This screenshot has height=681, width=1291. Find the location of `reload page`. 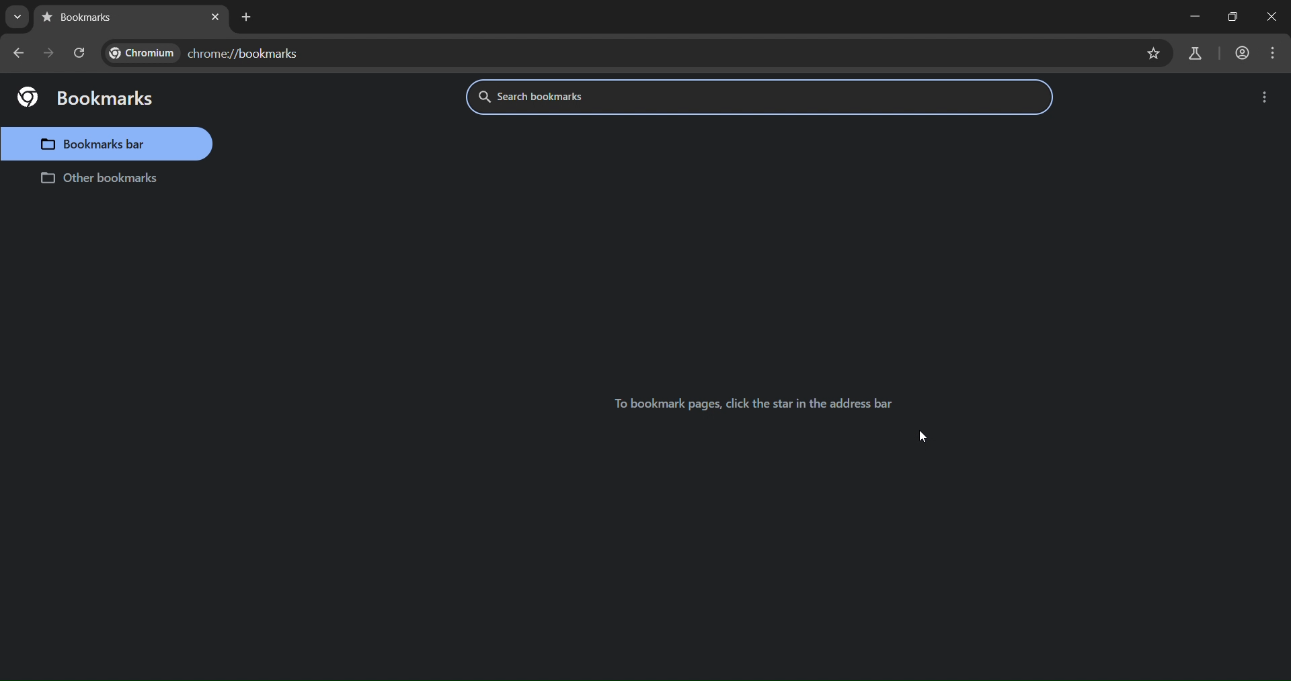

reload page is located at coordinates (81, 55).